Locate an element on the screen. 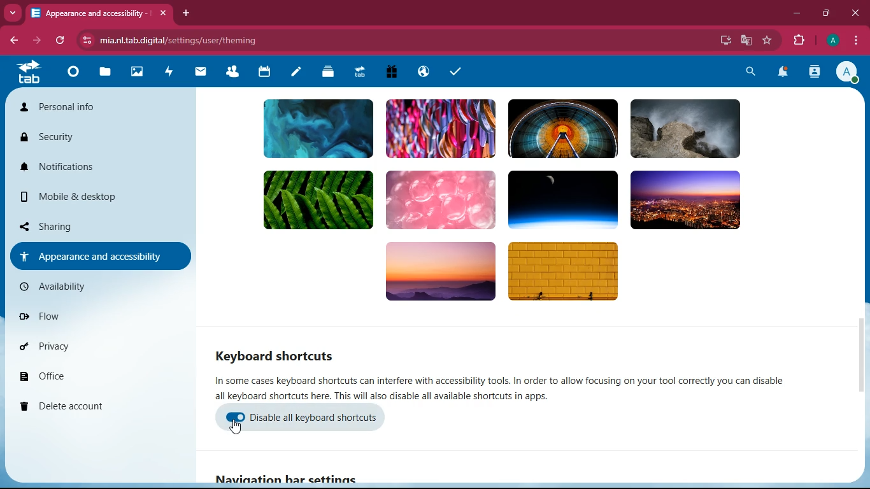 This screenshot has width=870, height=489. activity is located at coordinates (171, 73).